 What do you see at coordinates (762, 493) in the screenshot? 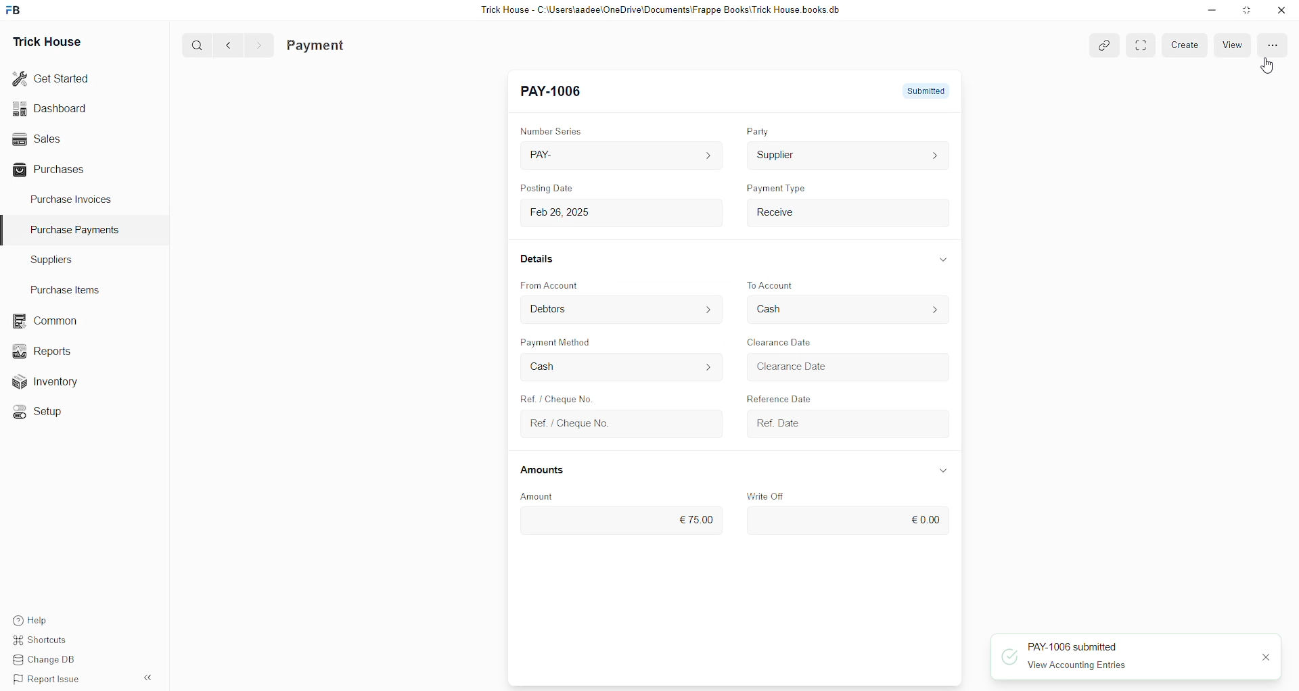
I see `Write Off` at bounding box center [762, 493].